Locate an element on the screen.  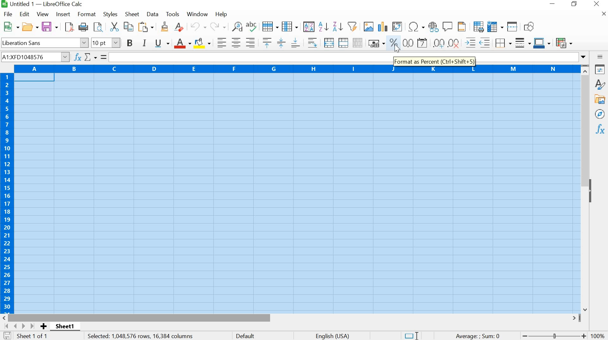
Print is located at coordinates (83, 27).